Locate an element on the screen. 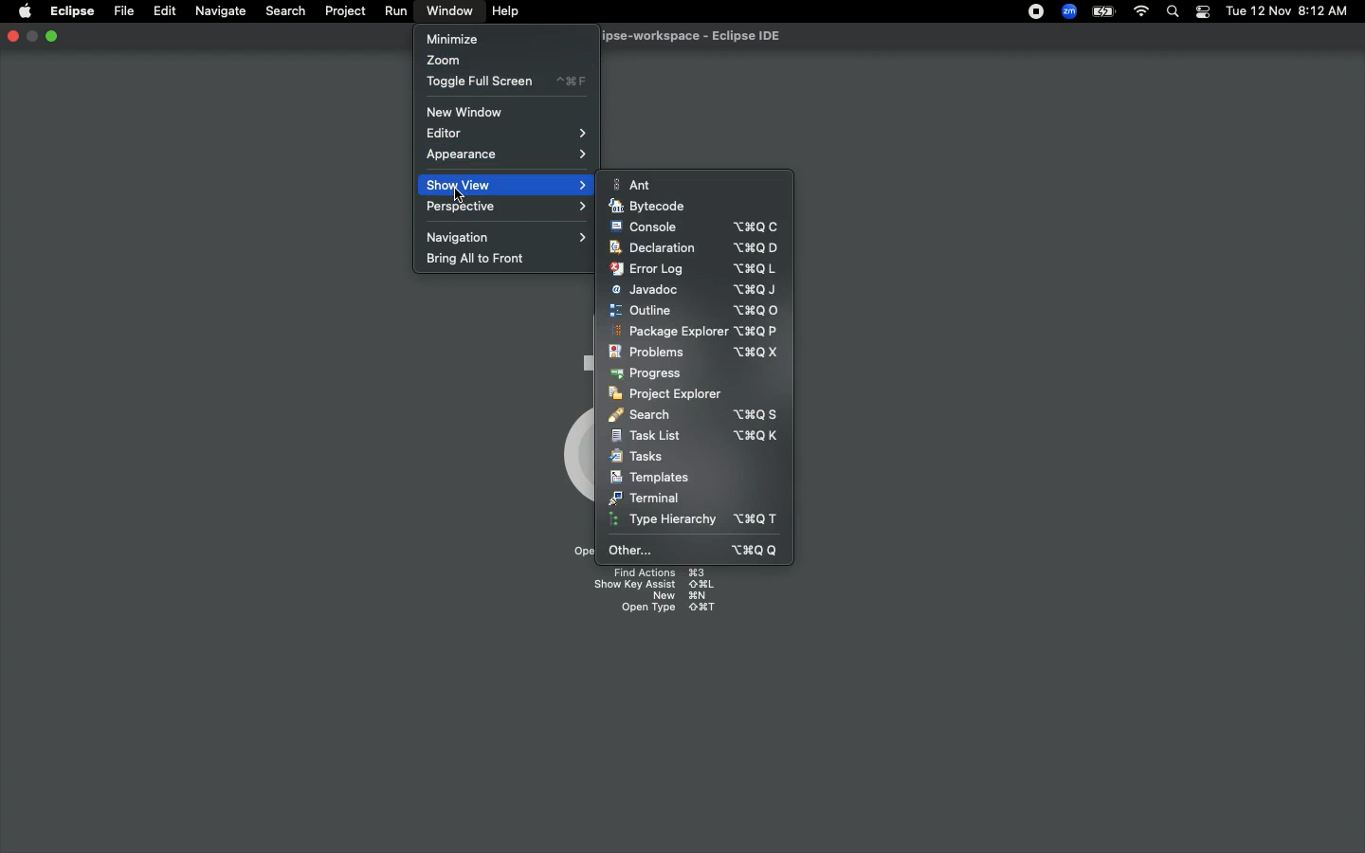  Zoom is located at coordinates (442, 60).